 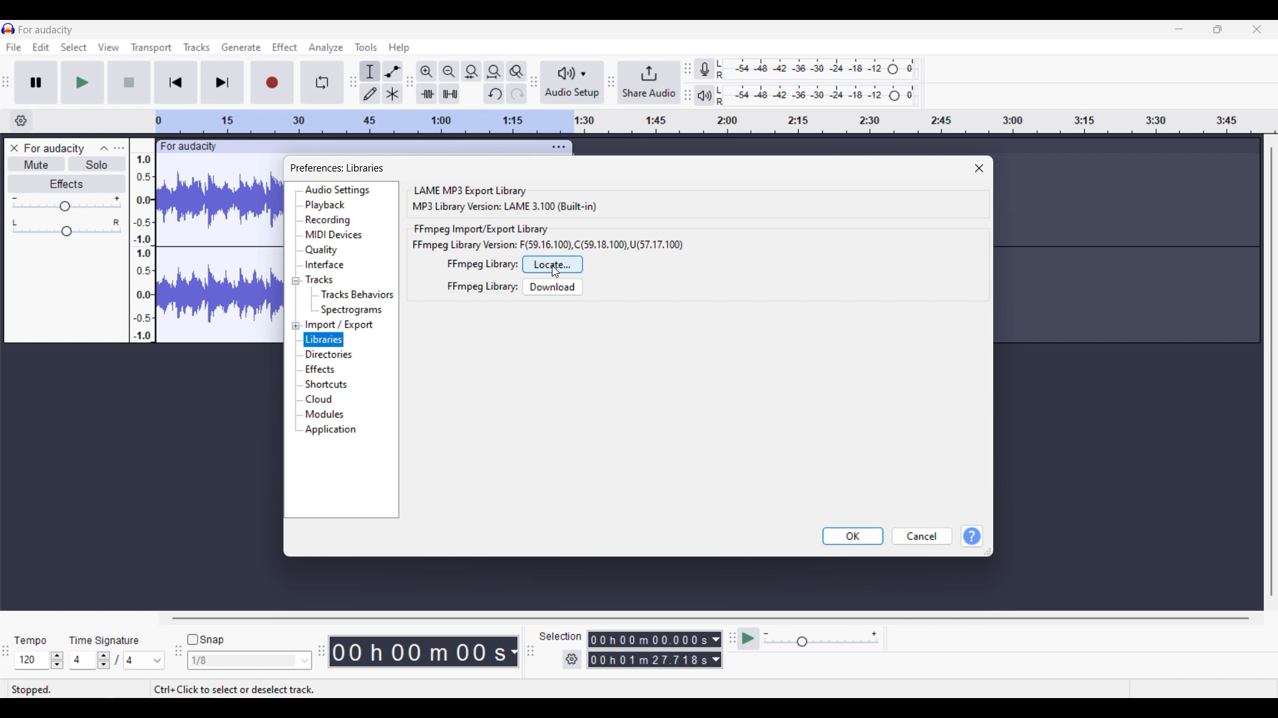 What do you see at coordinates (1217, 29) in the screenshot?
I see `Show in smaller tab` at bounding box center [1217, 29].